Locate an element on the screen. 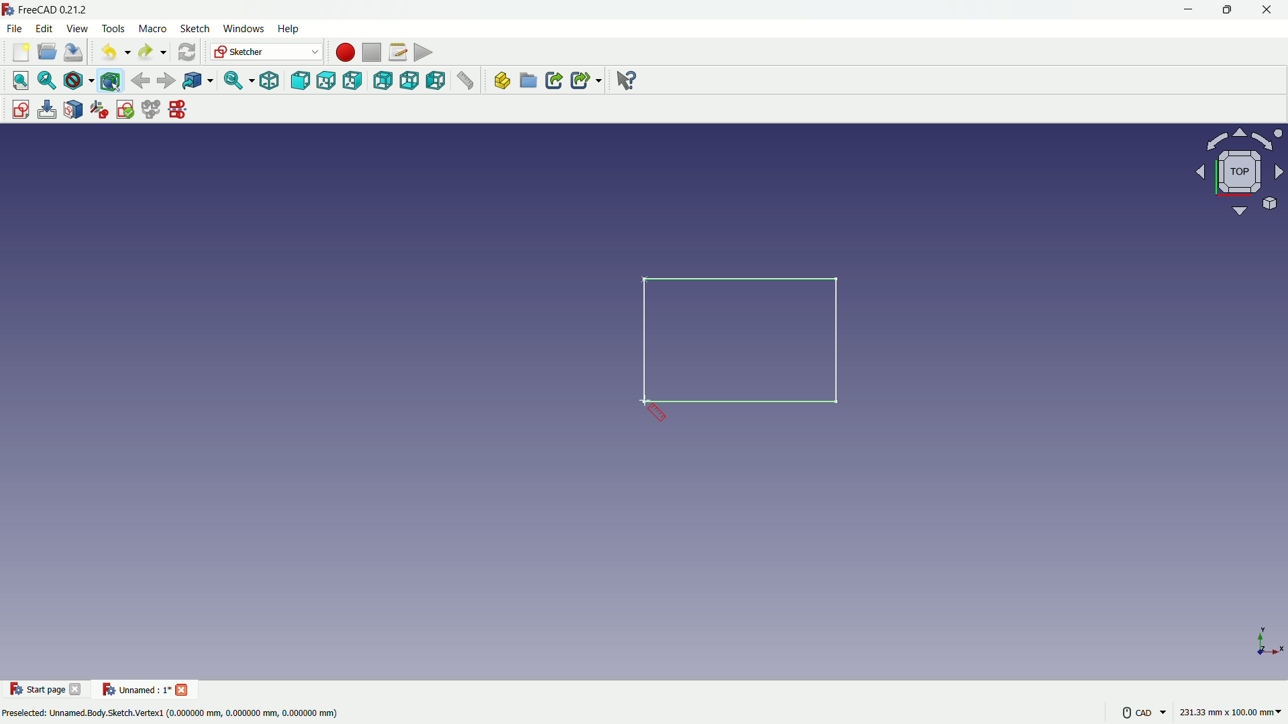 Image resolution: width=1288 pixels, height=724 pixels. more settings is located at coordinates (1140, 712).